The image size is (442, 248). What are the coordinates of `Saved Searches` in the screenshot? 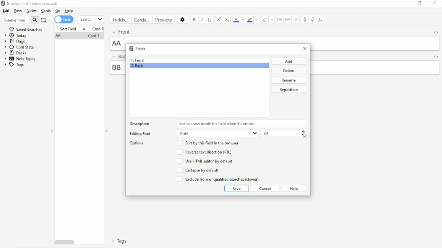 It's located at (27, 29).